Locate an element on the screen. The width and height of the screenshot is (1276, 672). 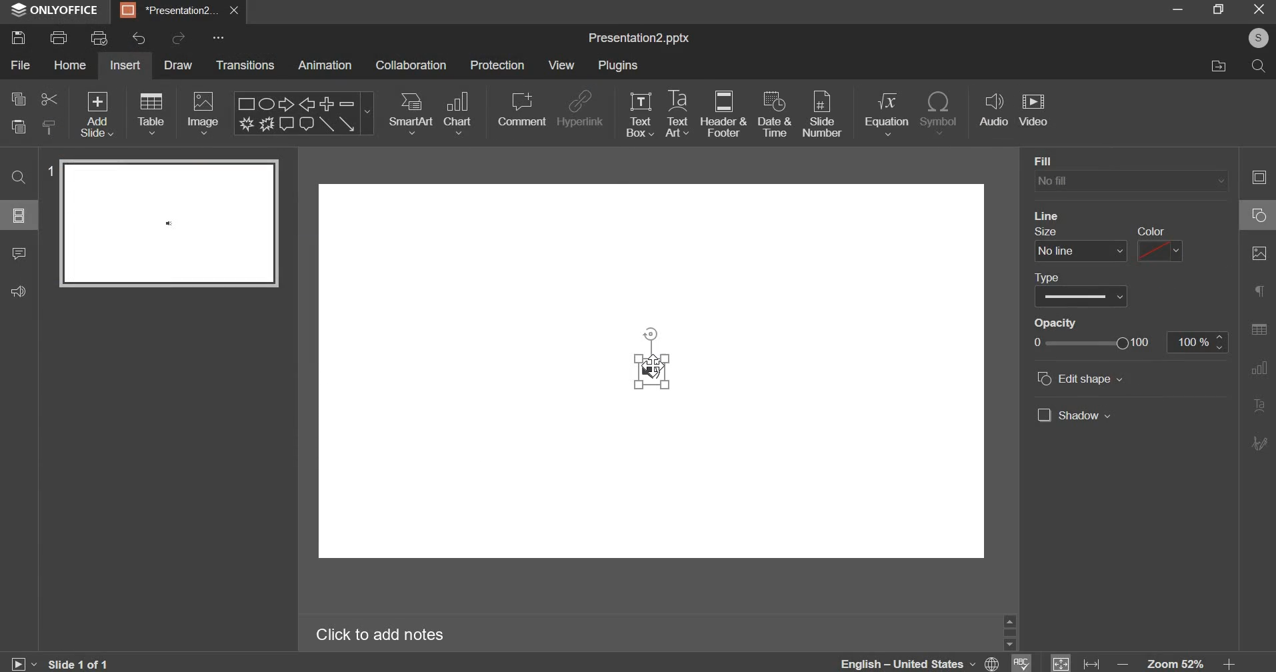
paste is located at coordinates (17, 129).